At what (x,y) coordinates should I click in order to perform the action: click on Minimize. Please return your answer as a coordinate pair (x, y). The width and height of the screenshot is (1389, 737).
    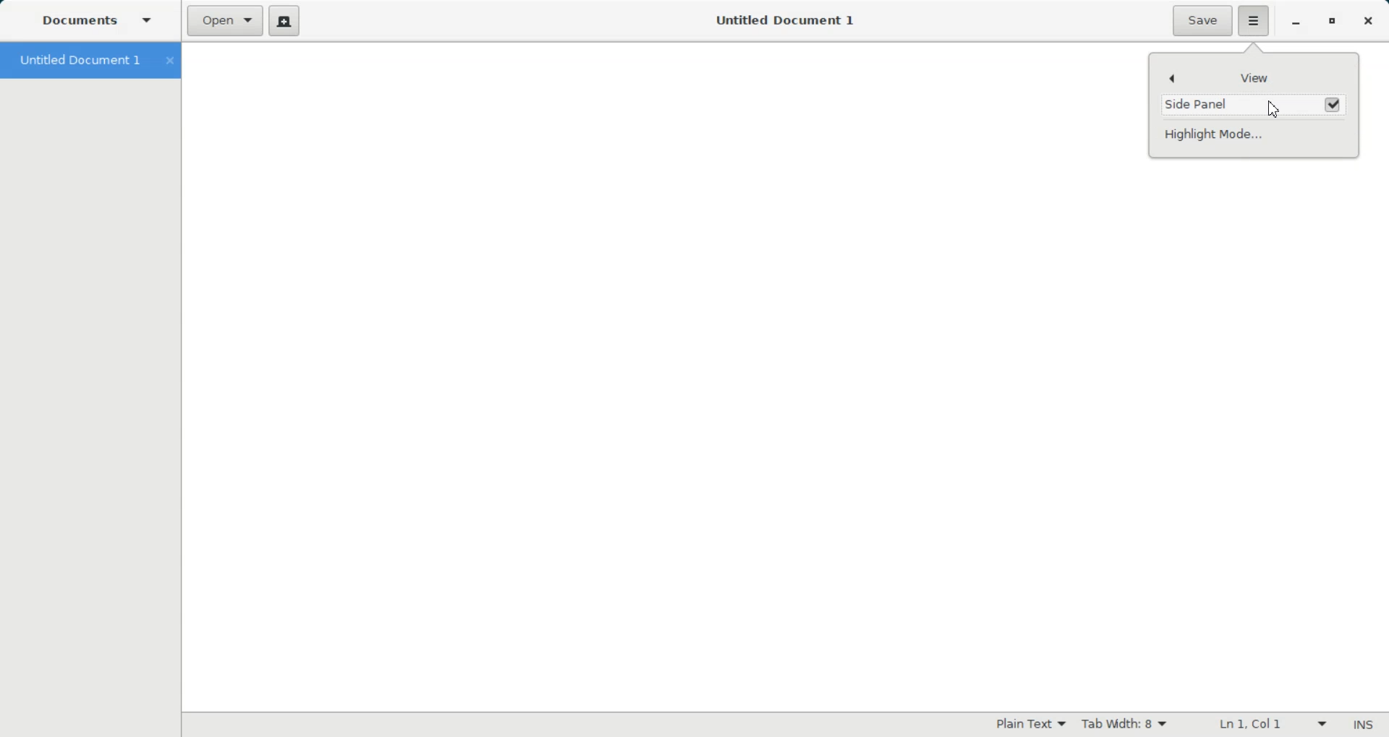
    Looking at the image, I should click on (1297, 22).